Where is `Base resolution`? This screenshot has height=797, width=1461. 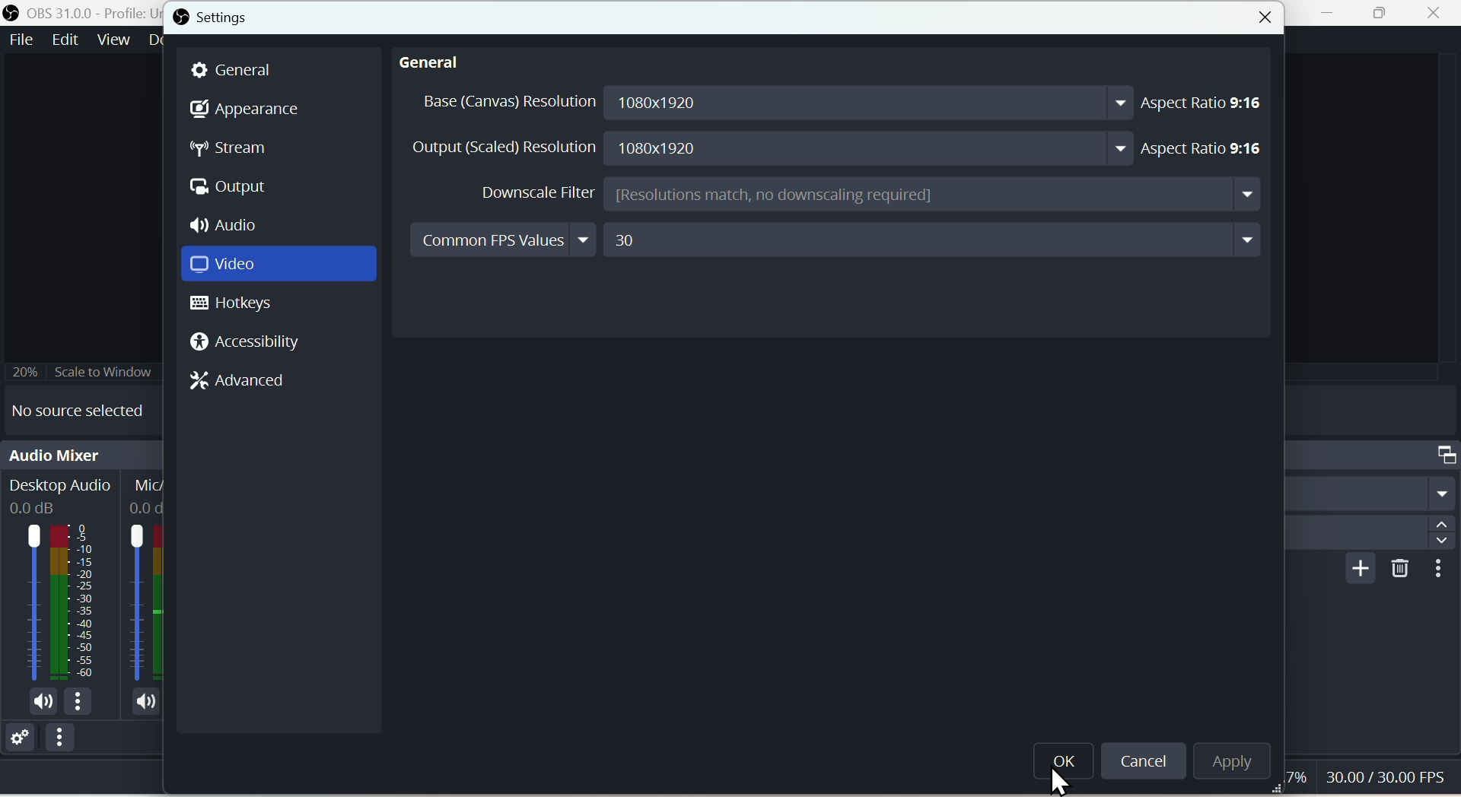
Base resolution is located at coordinates (771, 103).